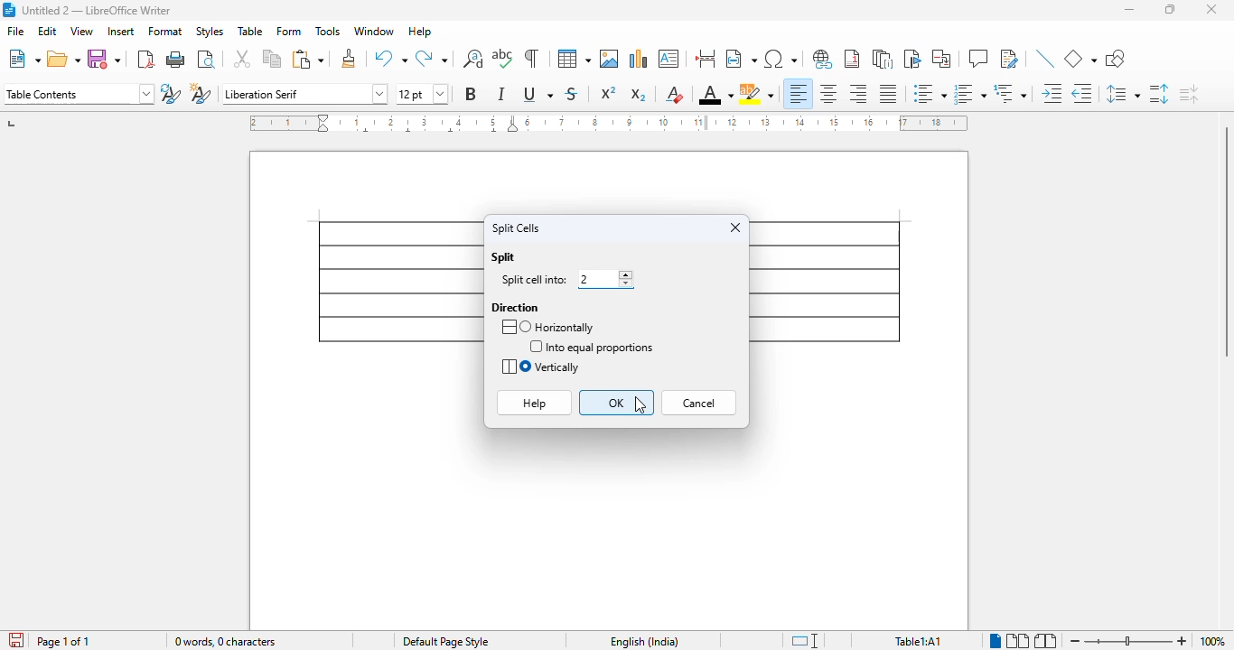 The image size is (1234, 650). I want to click on horizontally, so click(547, 327).